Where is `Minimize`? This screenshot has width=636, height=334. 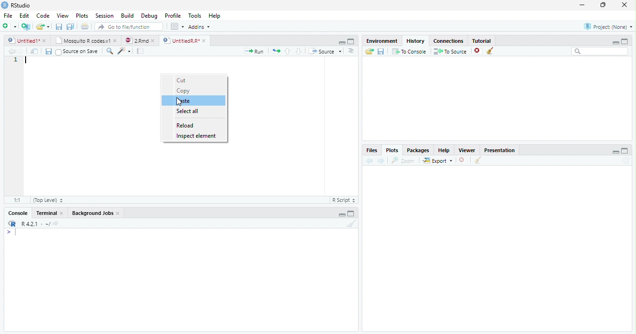 Minimize is located at coordinates (614, 152).